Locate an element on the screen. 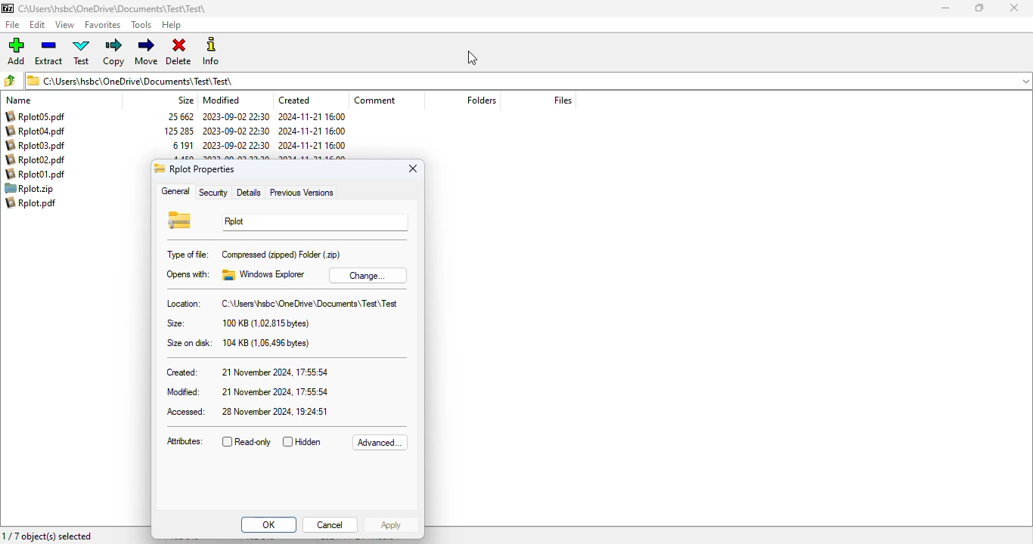 The width and height of the screenshot is (1033, 544). info is located at coordinates (210, 51).